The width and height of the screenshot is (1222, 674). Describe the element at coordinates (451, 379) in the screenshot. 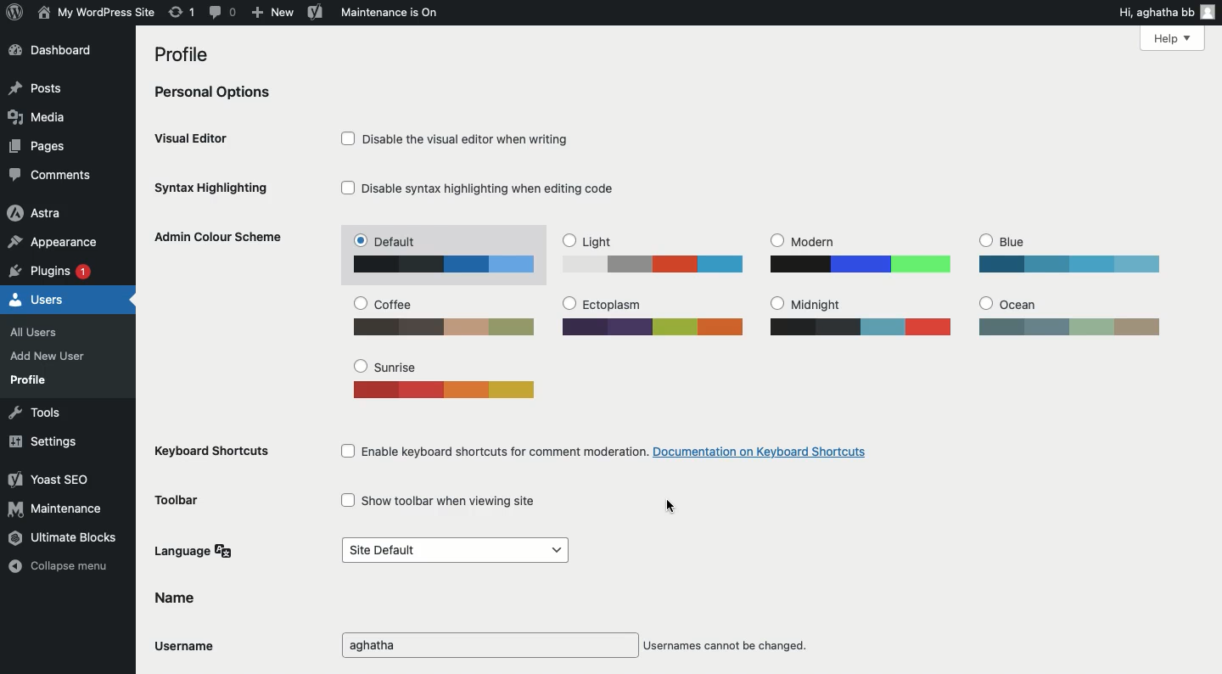

I see `Sunrise` at that location.